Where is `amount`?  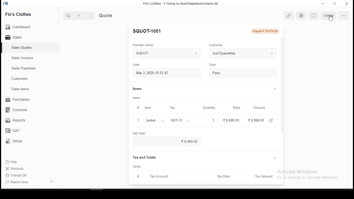
amount is located at coordinates (261, 108).